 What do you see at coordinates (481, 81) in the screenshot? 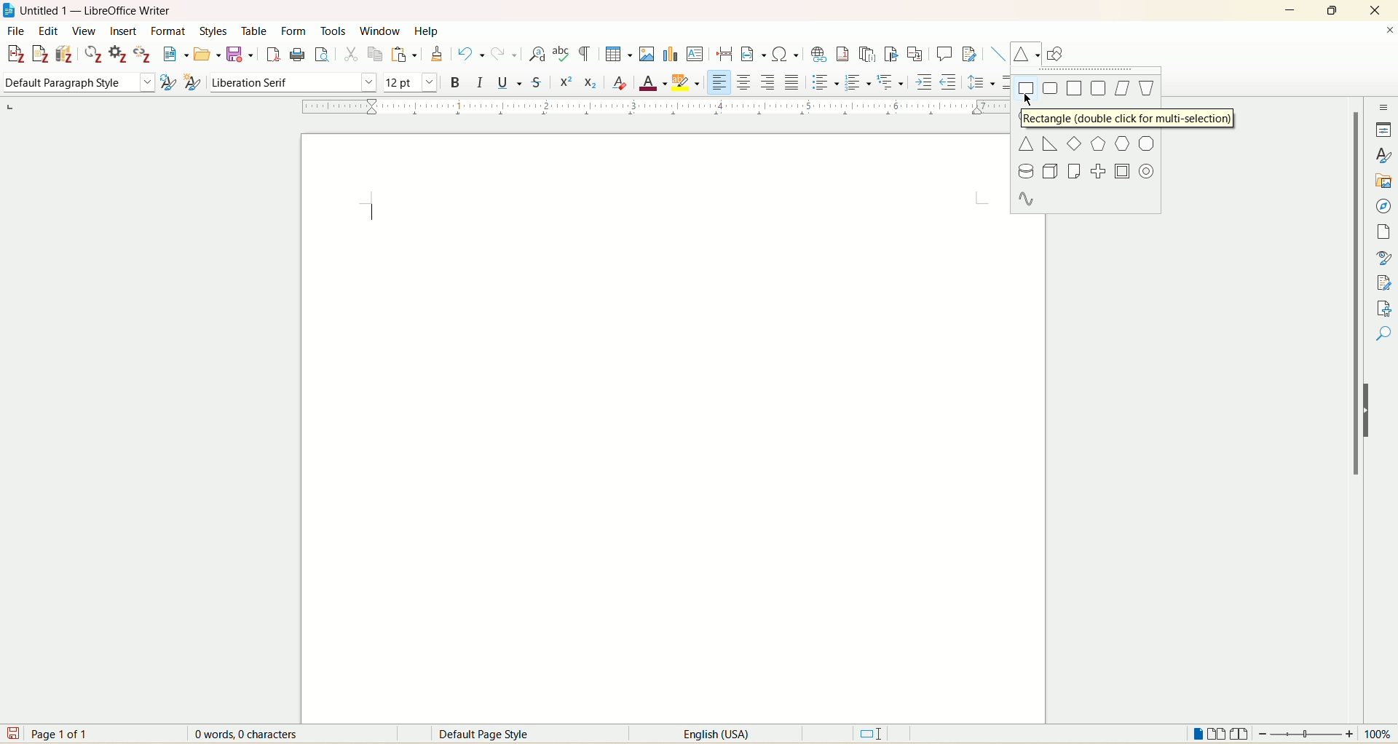
I see `italic` at bounding box center [481, 81].